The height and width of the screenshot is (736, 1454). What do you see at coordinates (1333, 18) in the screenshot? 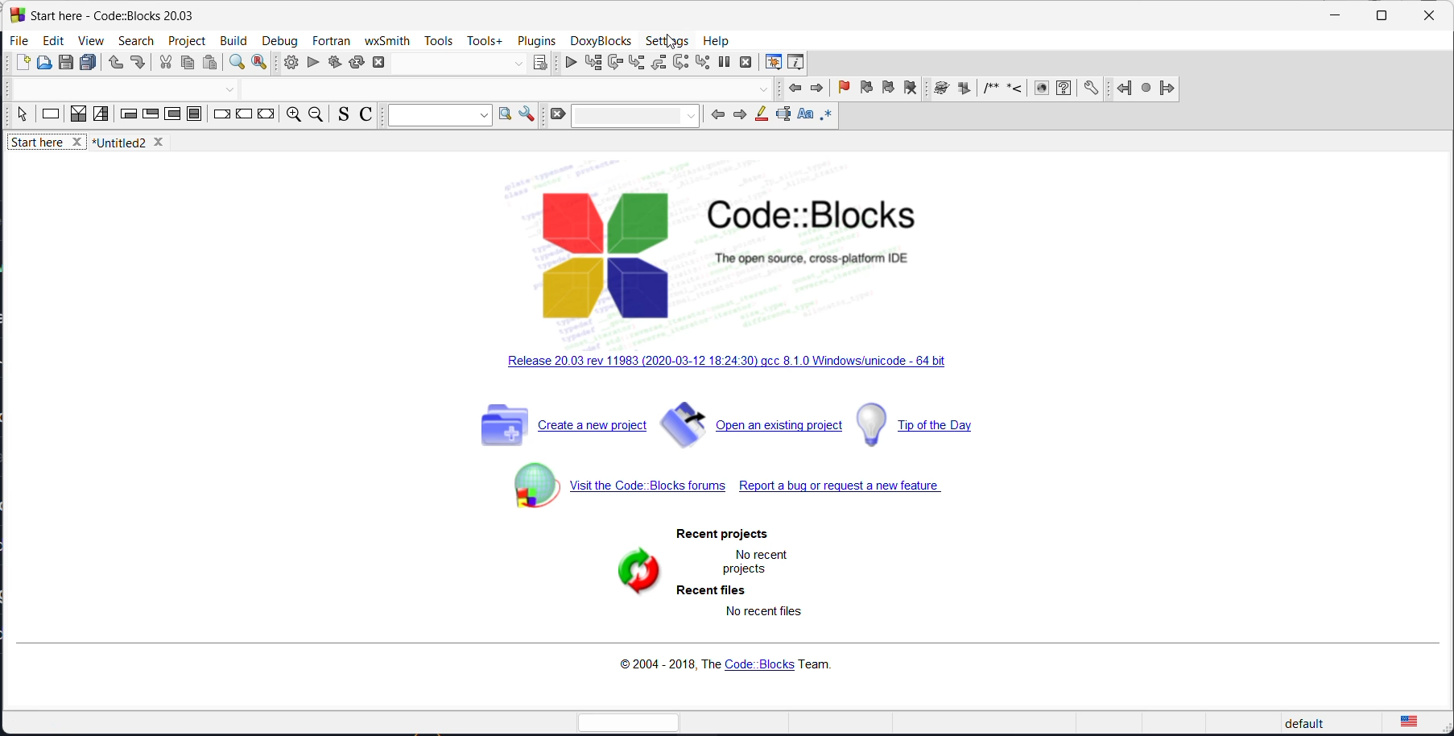
I see `minimize` at bounding box center [1333, 18].